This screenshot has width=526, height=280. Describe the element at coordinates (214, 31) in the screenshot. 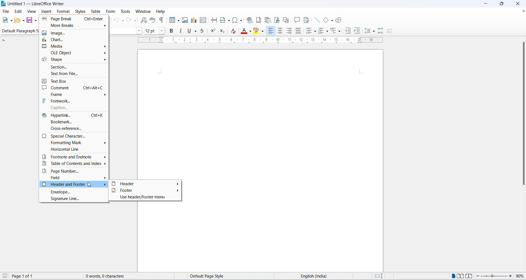

I see `superscript` at that location.